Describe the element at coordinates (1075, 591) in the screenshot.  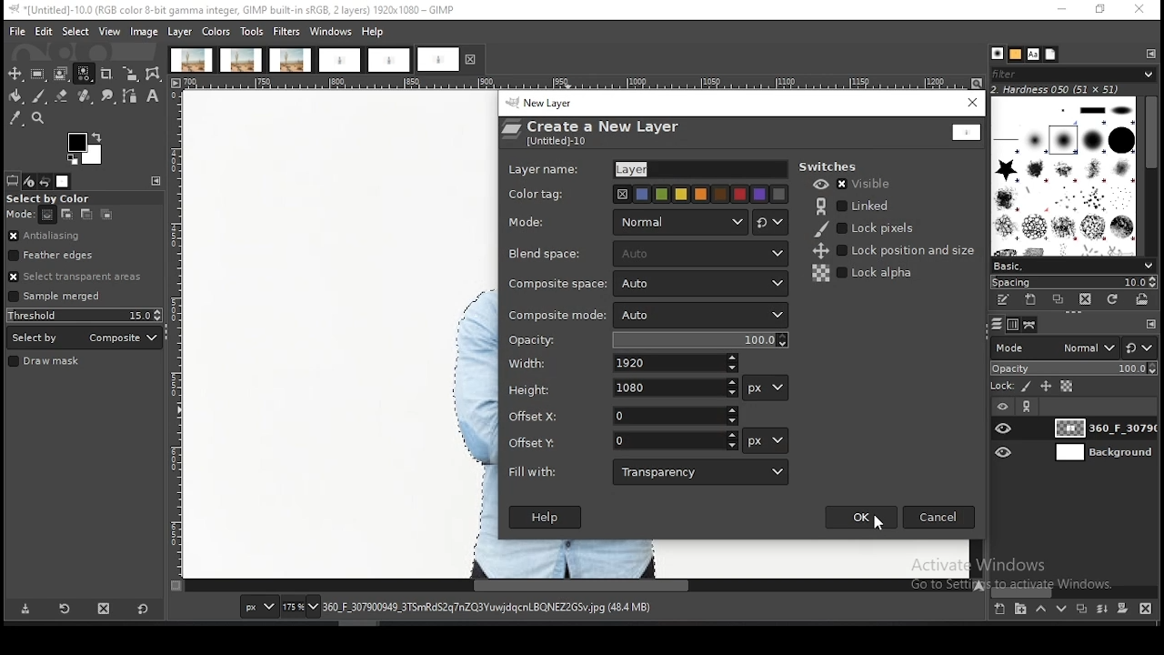
I see `scroll bar` at that location.